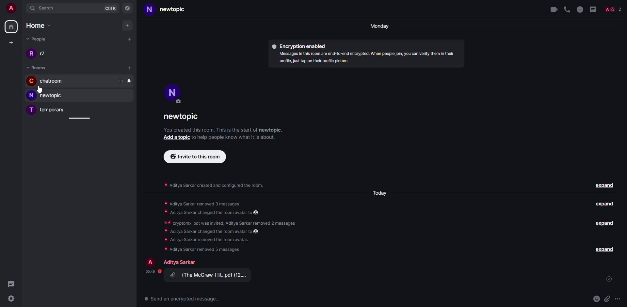 The width and height of the screenshot is (627, 307). I want to click on time, so click(152, 271).